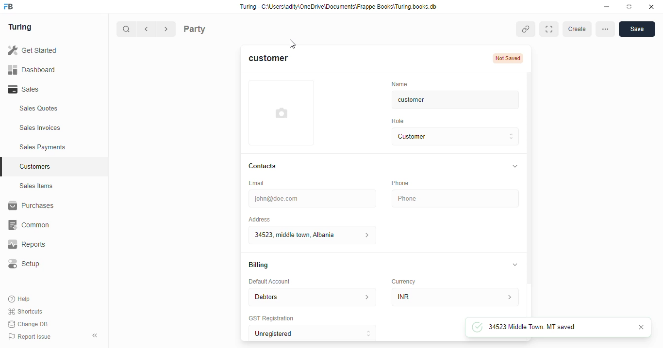 The image size is (663, 348). I want to click on Currency, so click(403, 282).